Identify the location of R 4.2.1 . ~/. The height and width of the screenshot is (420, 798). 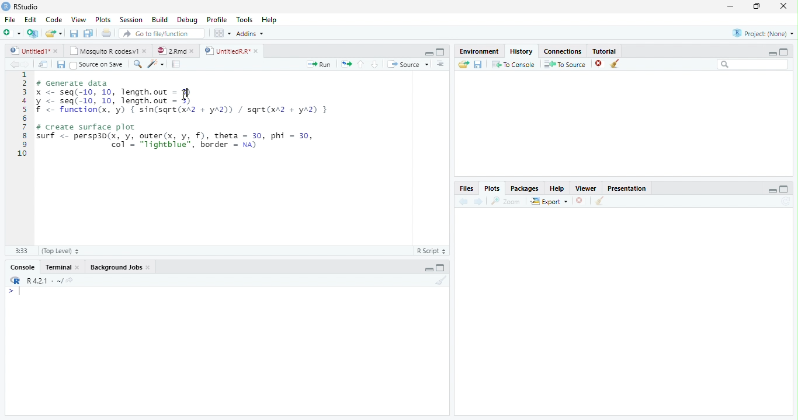
(44, 280).